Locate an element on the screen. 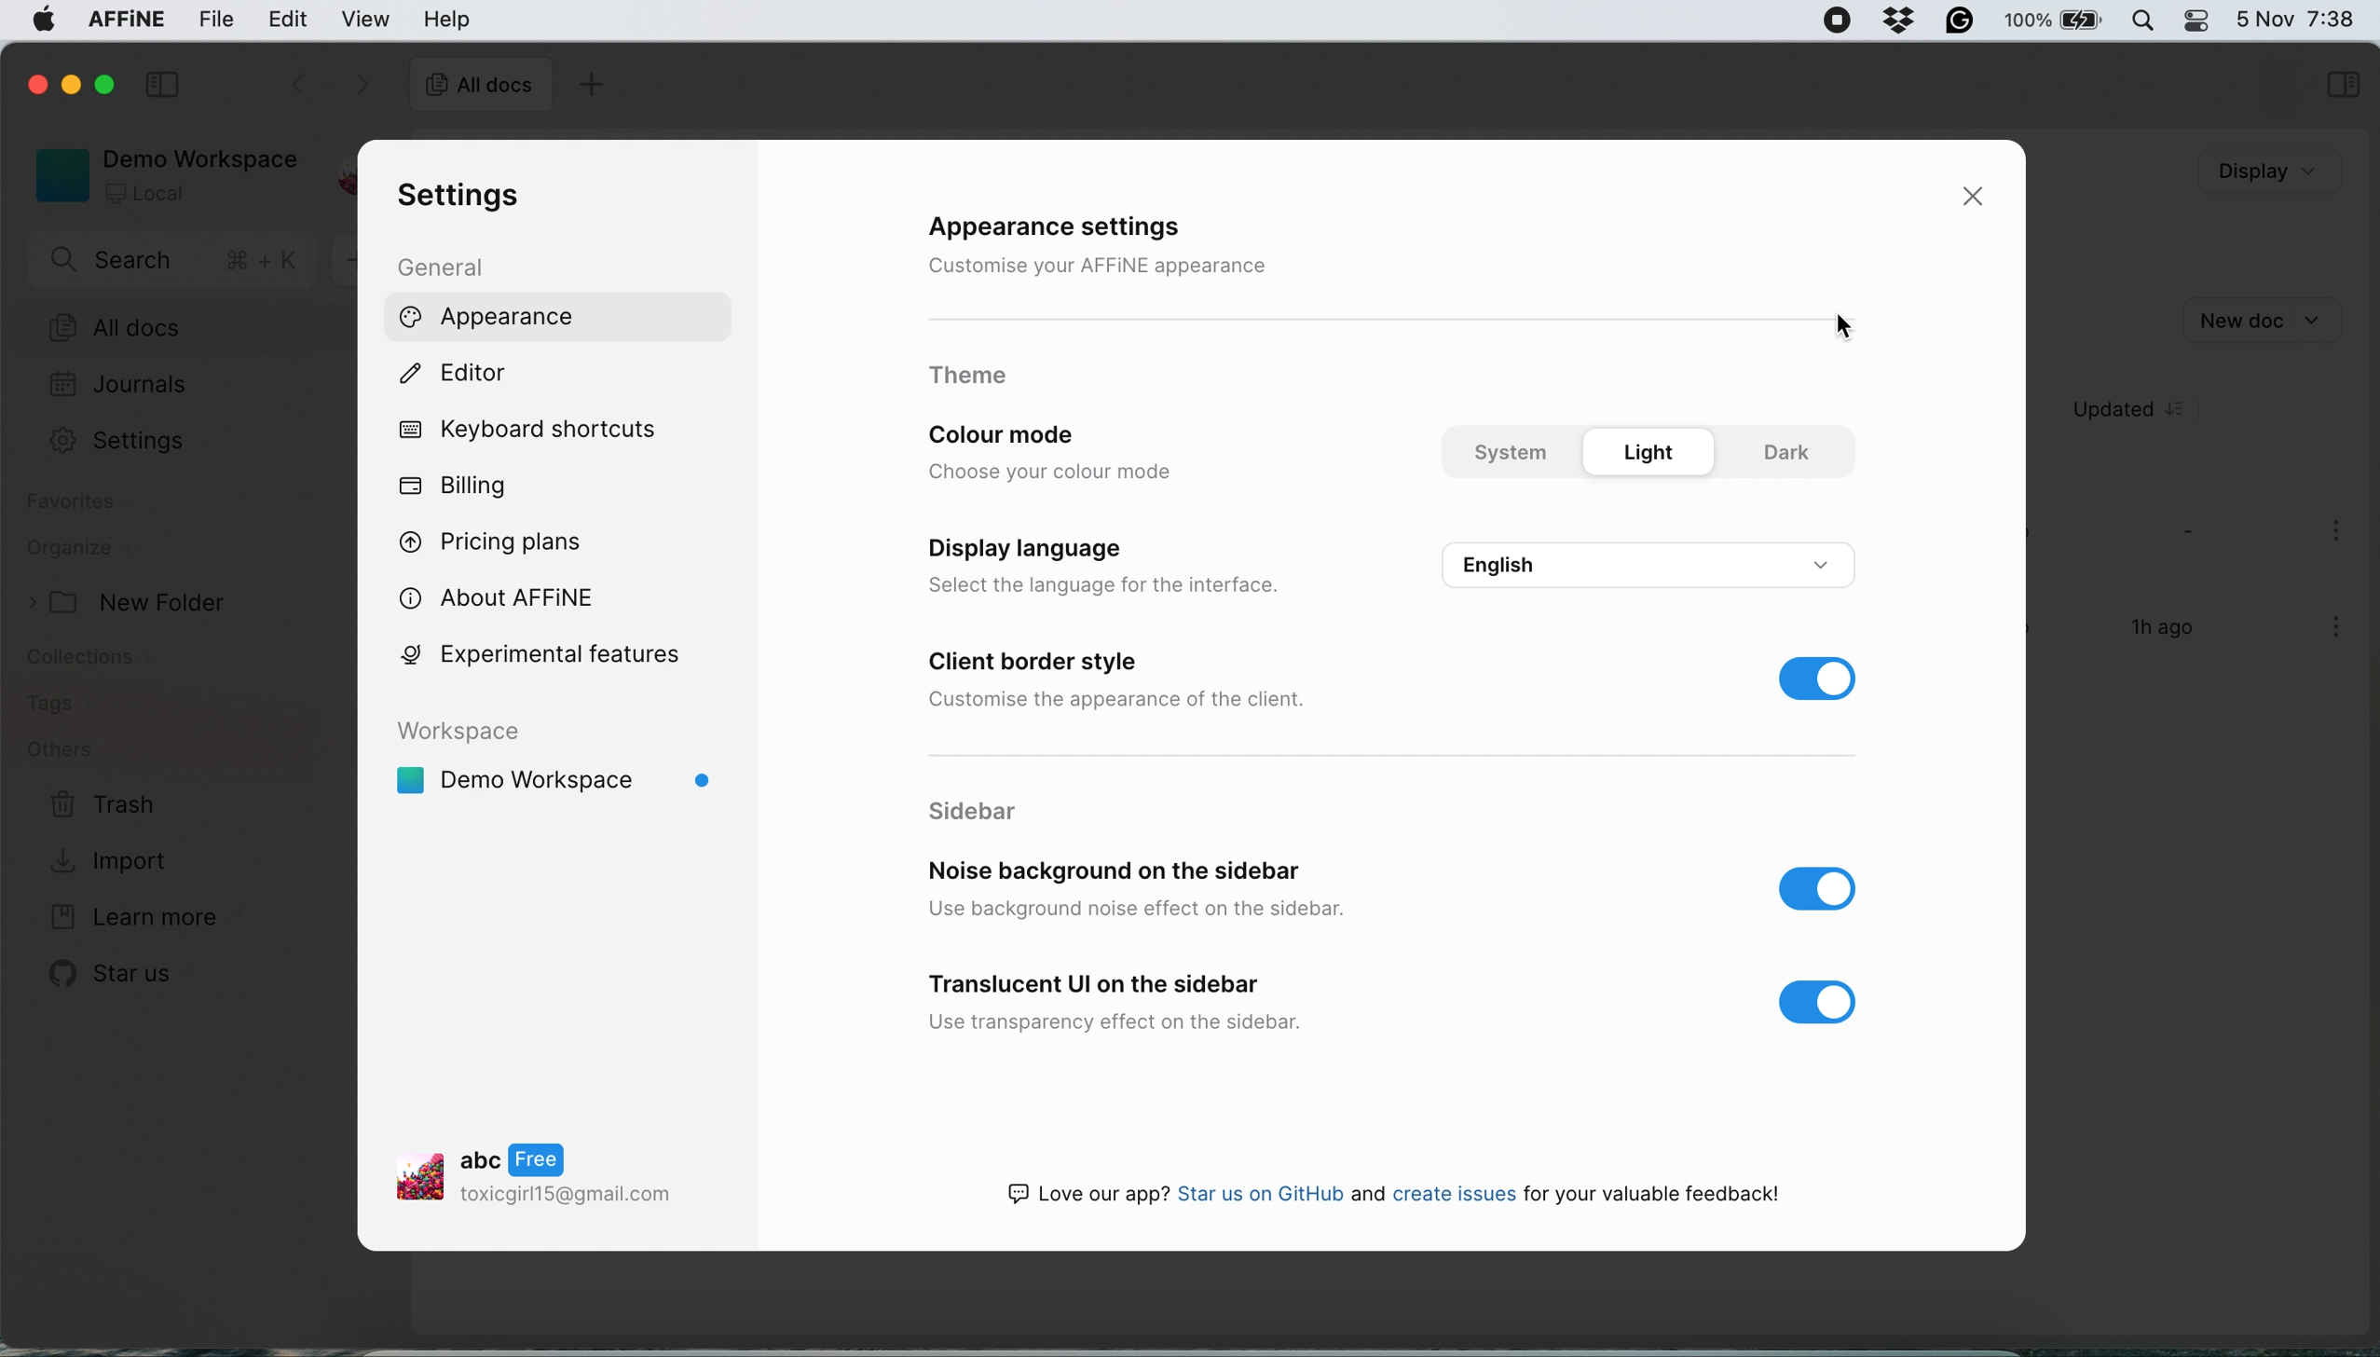 This screenshot has width=2380, height=1357. file is located at coordinates (216, 21).